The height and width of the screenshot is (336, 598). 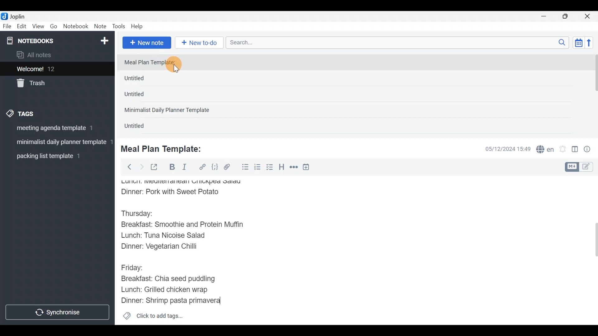 What do you see at coordinates (165, 248) in the screenshot?
I see `Dinner: Vegetarian Chilli` at bounding box center [165, 248].